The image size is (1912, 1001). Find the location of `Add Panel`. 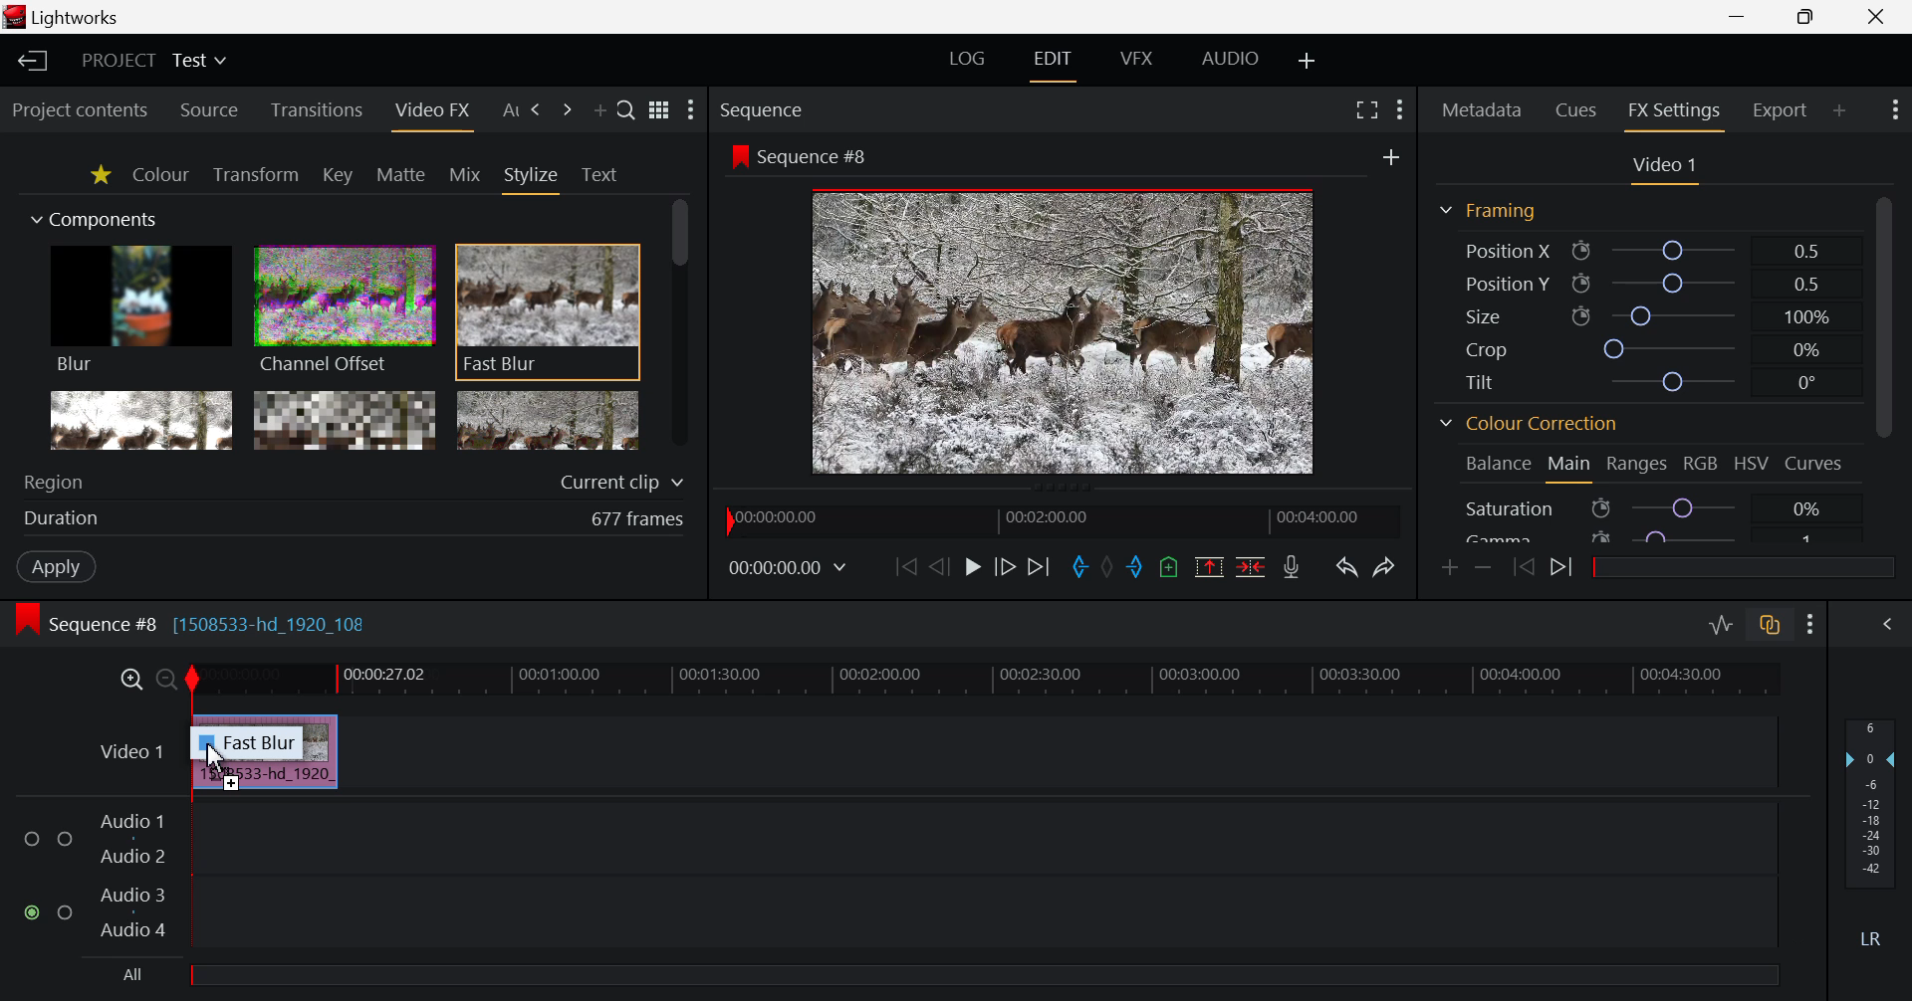

Add Panel is located at coordinates (564, 110).